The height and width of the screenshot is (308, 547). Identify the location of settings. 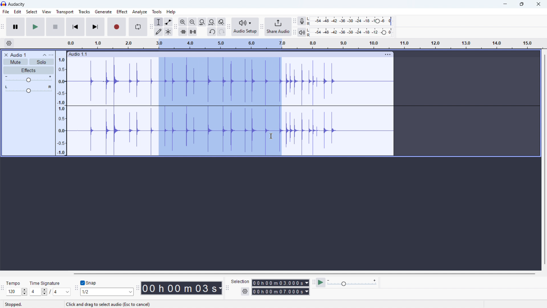
(245, 291).